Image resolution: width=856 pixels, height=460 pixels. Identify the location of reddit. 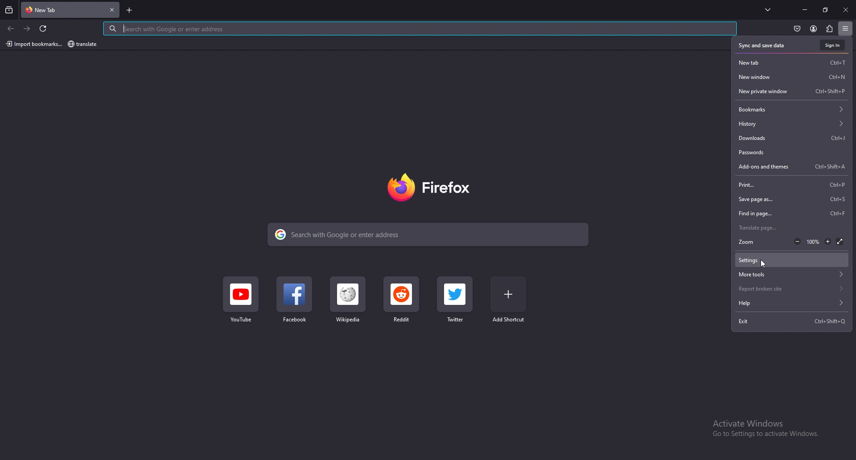
(402, 301).